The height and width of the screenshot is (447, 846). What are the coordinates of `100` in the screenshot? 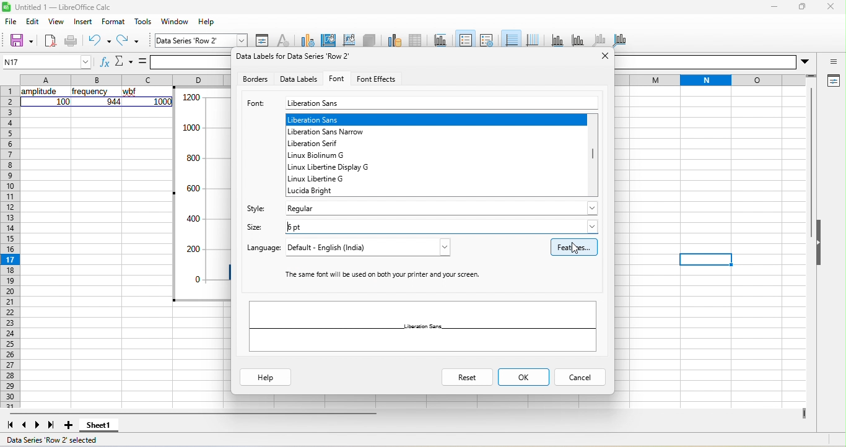 It's located at (63, 102).